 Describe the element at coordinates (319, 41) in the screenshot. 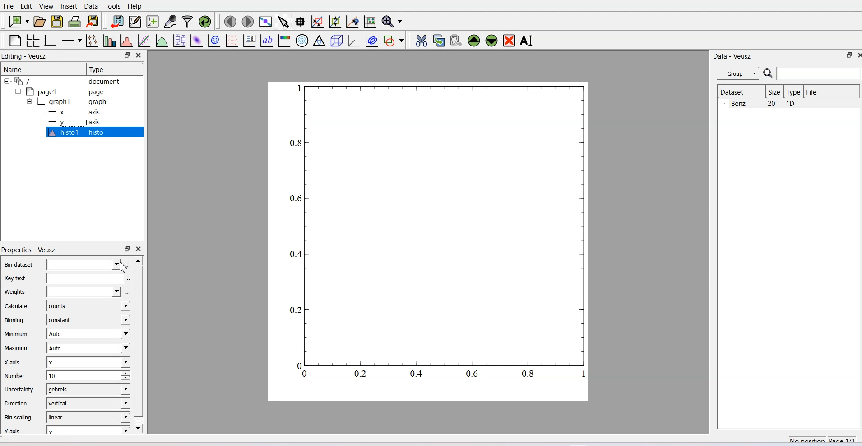

I see `Ternary Graph` at that location.